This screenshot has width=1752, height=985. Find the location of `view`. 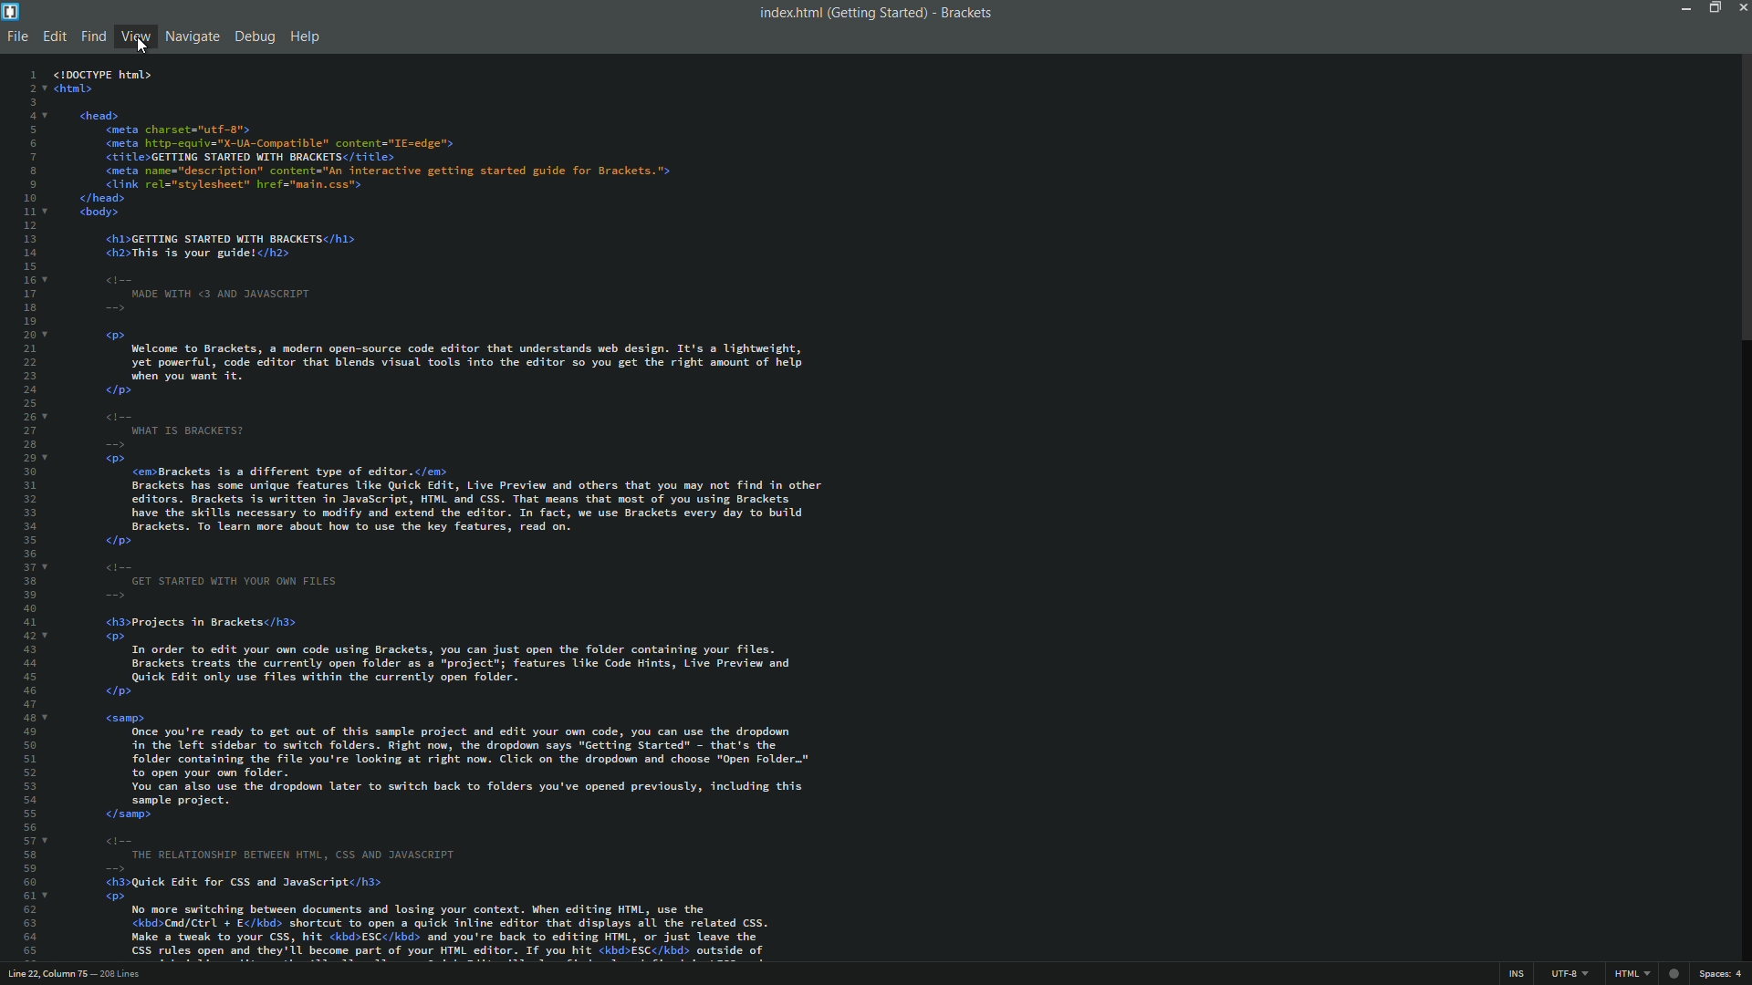

view is located at coordinates (135, 36).